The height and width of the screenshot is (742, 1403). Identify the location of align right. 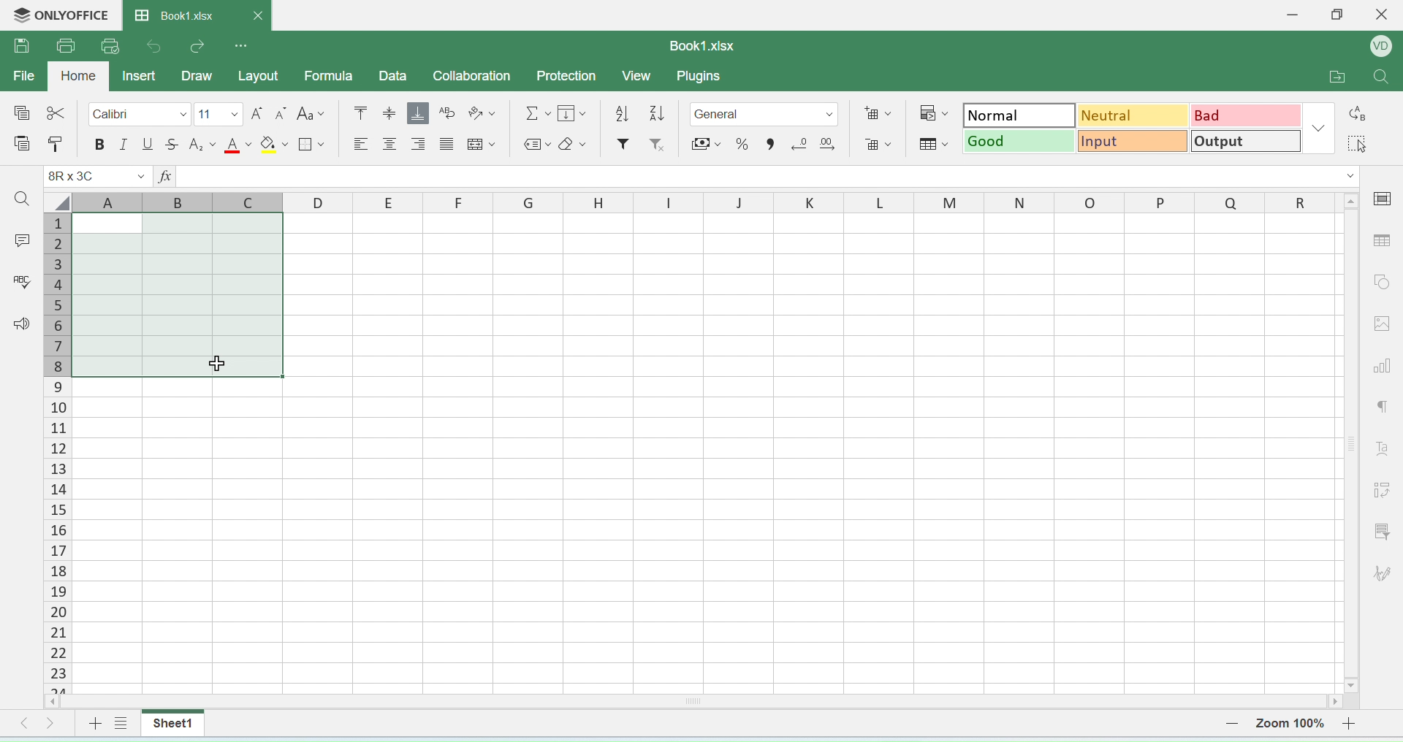
(421, 142).